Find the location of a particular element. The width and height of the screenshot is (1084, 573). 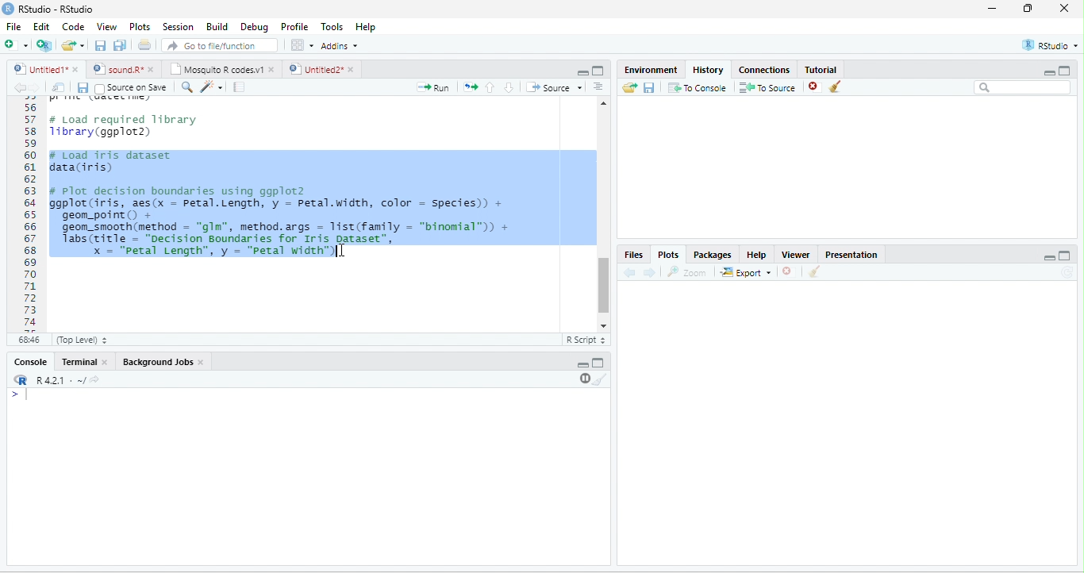

Plots is located at coordinates (140, 27).